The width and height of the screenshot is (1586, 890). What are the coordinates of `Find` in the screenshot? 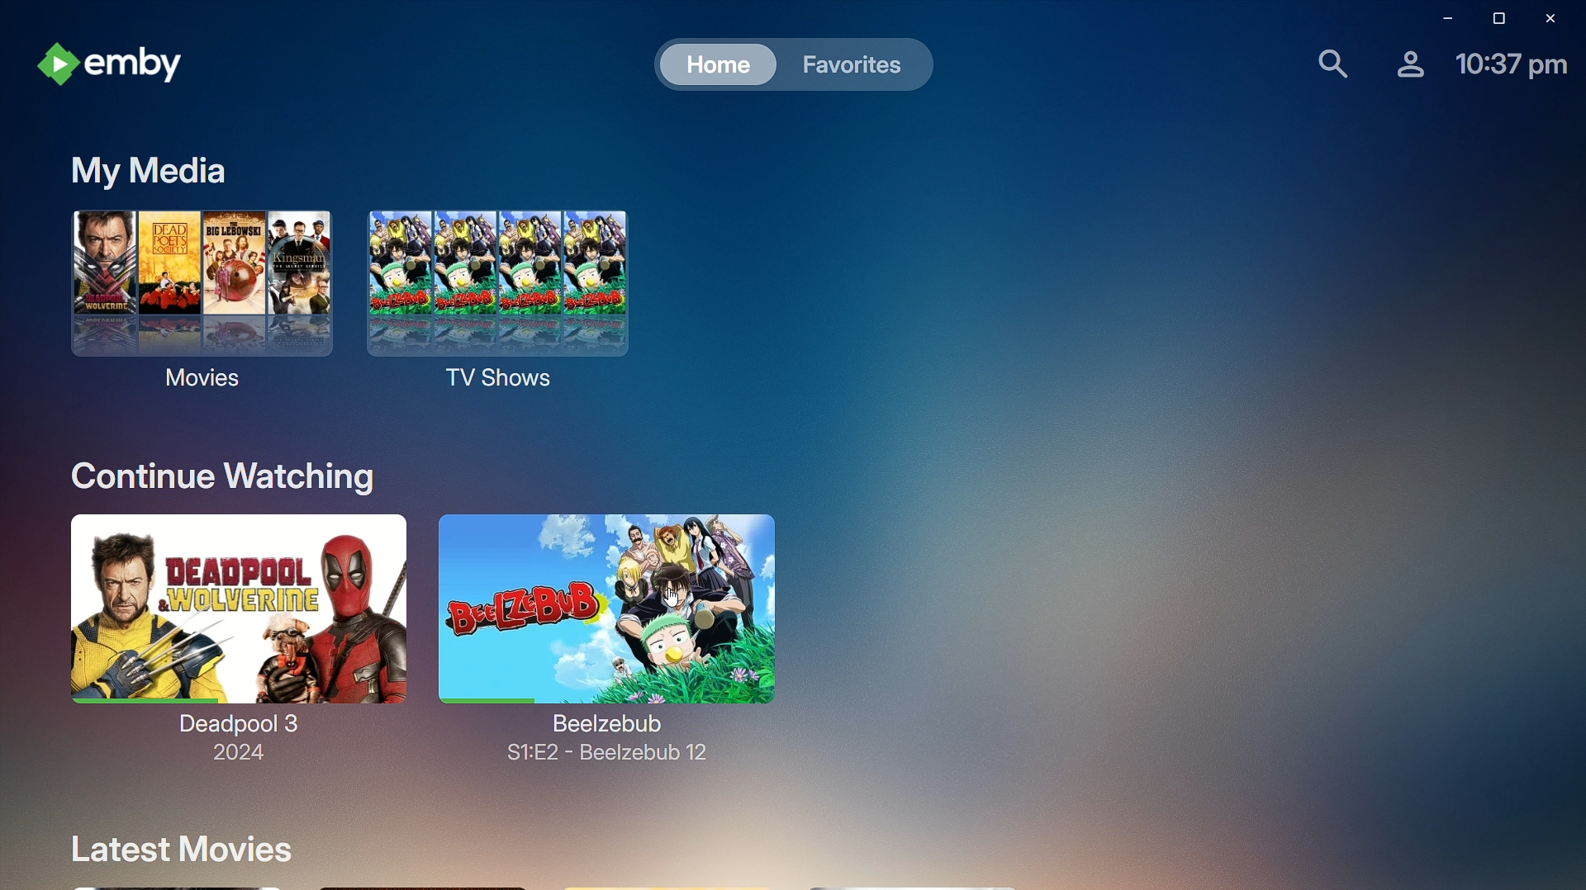 It's located at (1329, 64).